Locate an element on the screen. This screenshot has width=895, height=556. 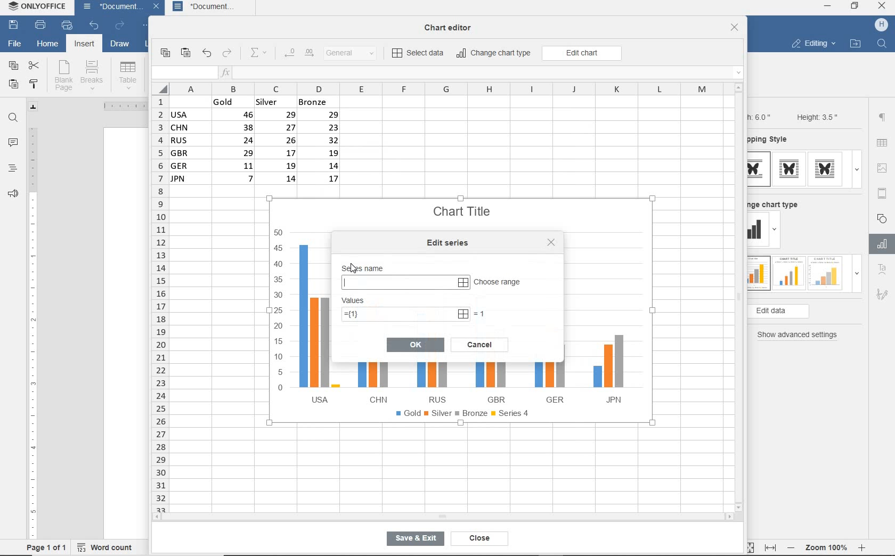
paste is located at coordinates (186, 53).